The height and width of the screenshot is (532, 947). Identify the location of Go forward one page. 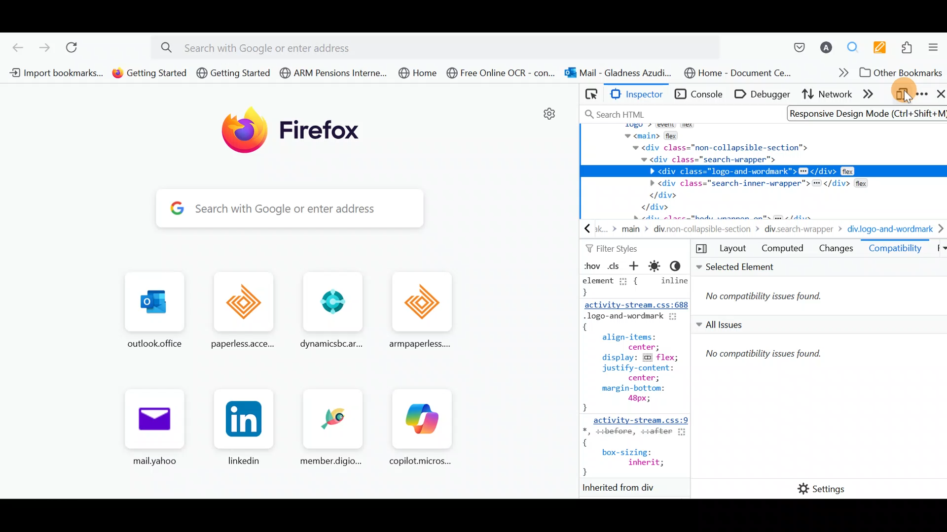
(44, 46).